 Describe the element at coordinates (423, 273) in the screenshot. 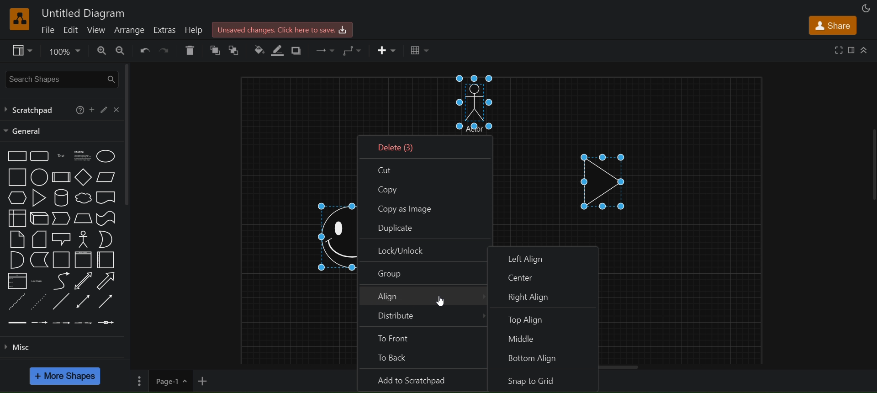

I see `goup` at that location.